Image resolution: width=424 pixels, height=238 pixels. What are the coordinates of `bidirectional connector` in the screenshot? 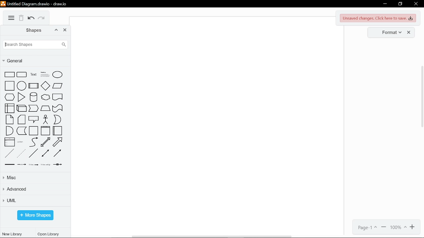 It's located at (45, 154).